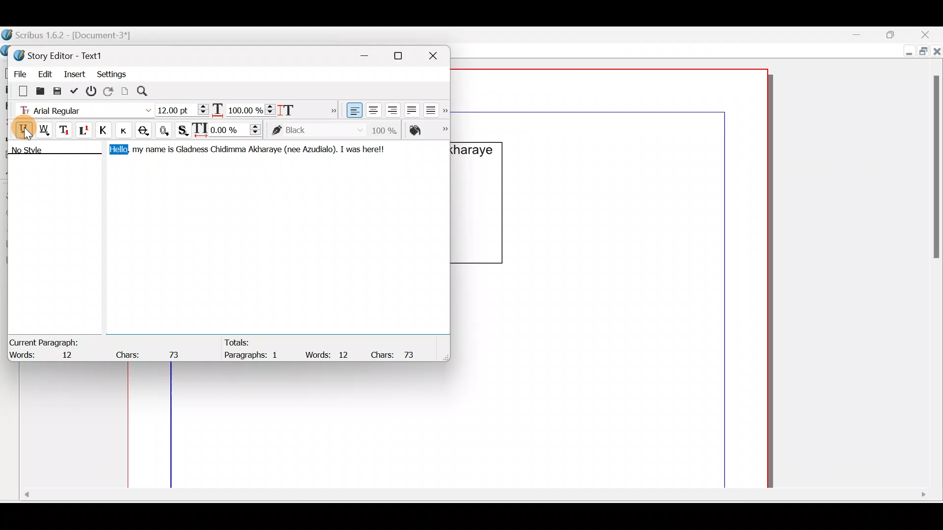 The image size is (943, 530). I want to click on Chidimma, so click(227, 151).